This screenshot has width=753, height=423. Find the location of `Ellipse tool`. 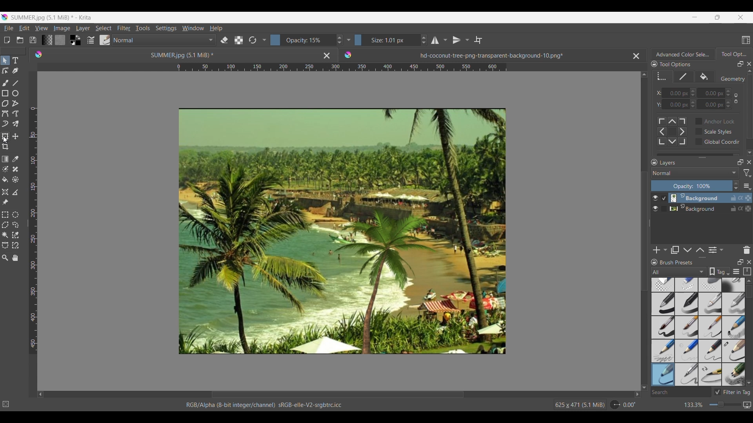

Ellipse tool is located at coordinates (15, 93).